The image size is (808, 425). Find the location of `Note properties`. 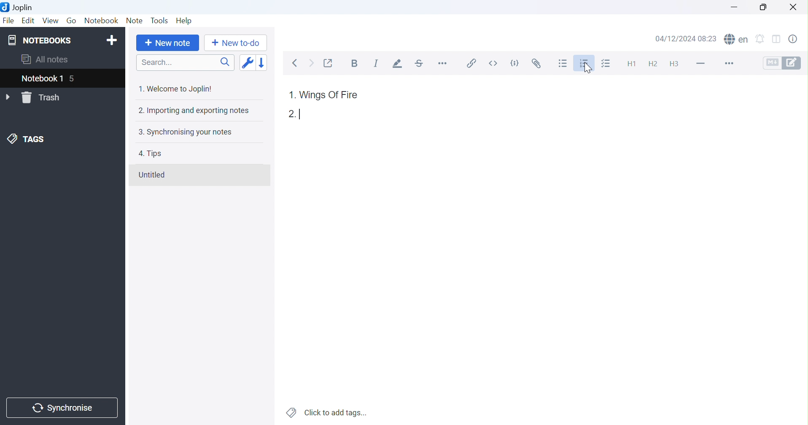

Note properties is located at coordinates (797, 38).